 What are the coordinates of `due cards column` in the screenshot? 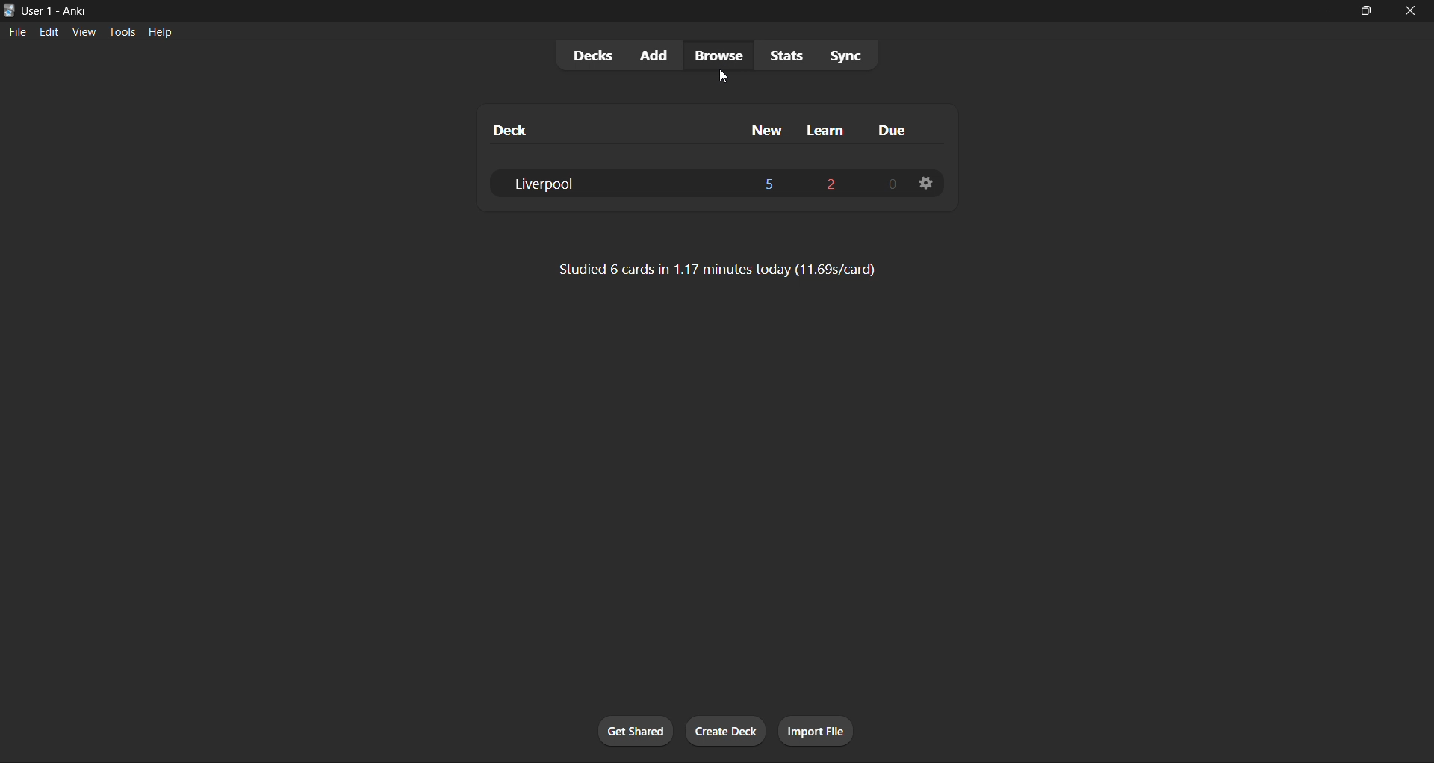 It's located at (896, 128).